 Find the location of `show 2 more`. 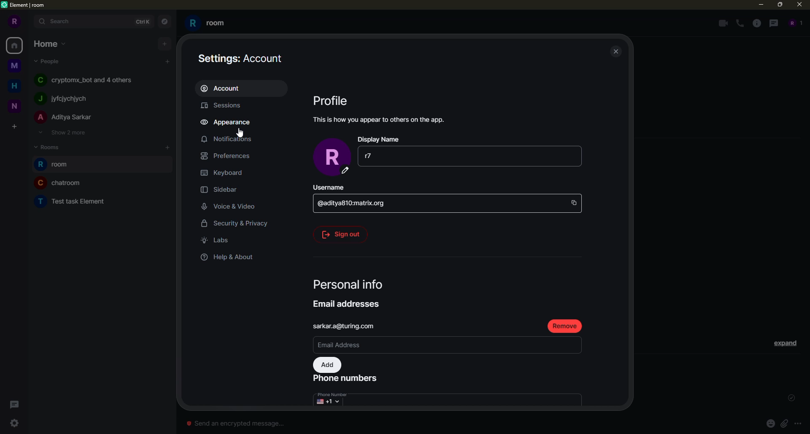

show 2 more is located at coordinates (62, 132).